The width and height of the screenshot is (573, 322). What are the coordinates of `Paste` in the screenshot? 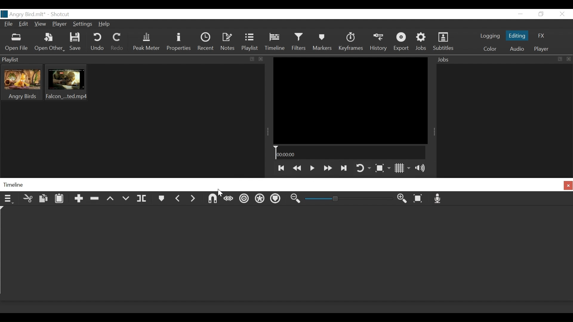 It's located at (61, 200).